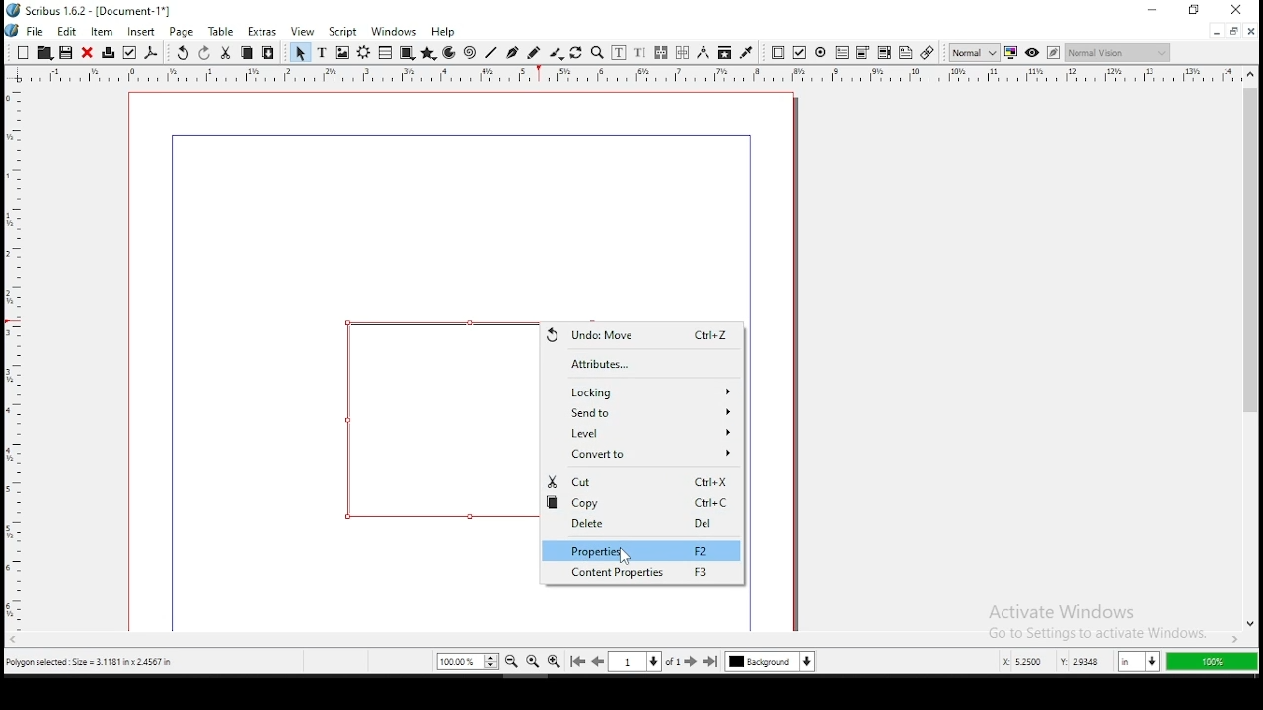  I want to click on go to first page, so click(577, 662).